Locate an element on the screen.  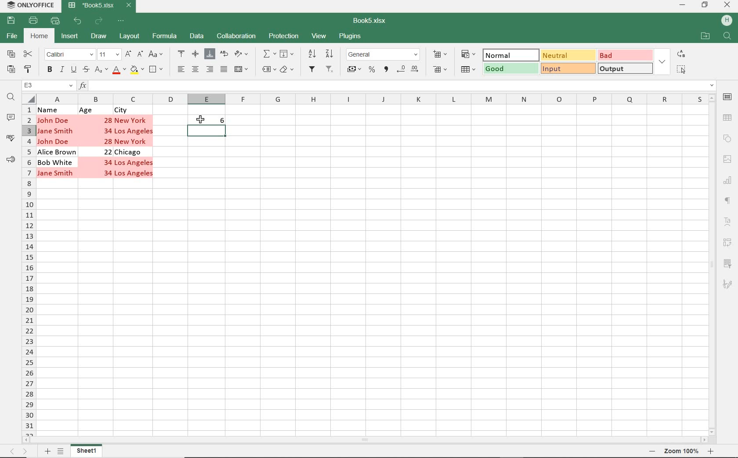
SYSTEM NAME is located at coordinates (29, 5).